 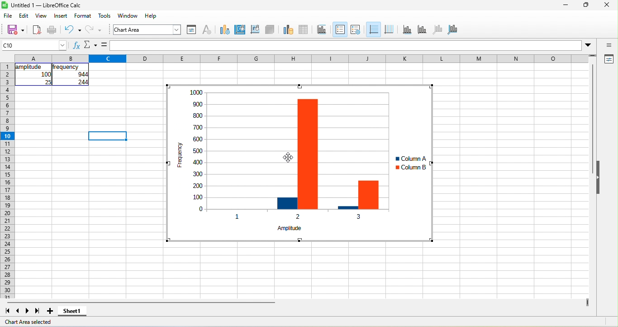 I want to click on font name, so click(x=147, y=29).